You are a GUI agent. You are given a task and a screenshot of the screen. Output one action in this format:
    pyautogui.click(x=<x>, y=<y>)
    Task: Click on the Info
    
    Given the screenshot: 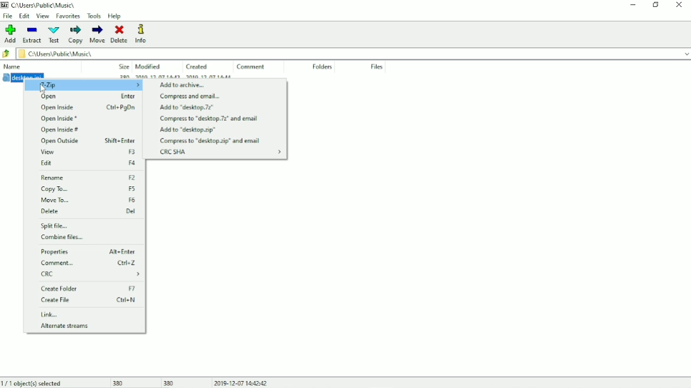 What is the action you would take?
    pyautogui.click(x=140, y=33)
    